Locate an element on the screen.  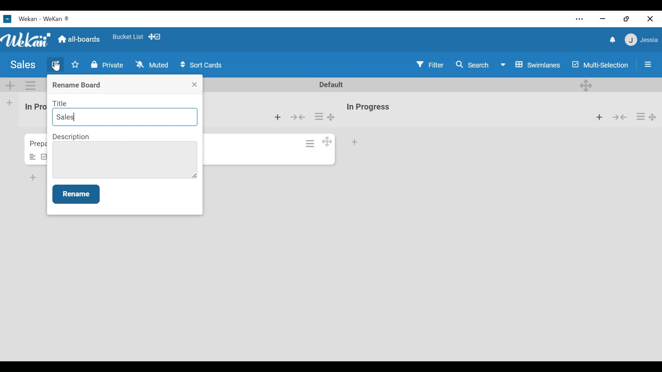
Close is located at coordinates (195, 84).